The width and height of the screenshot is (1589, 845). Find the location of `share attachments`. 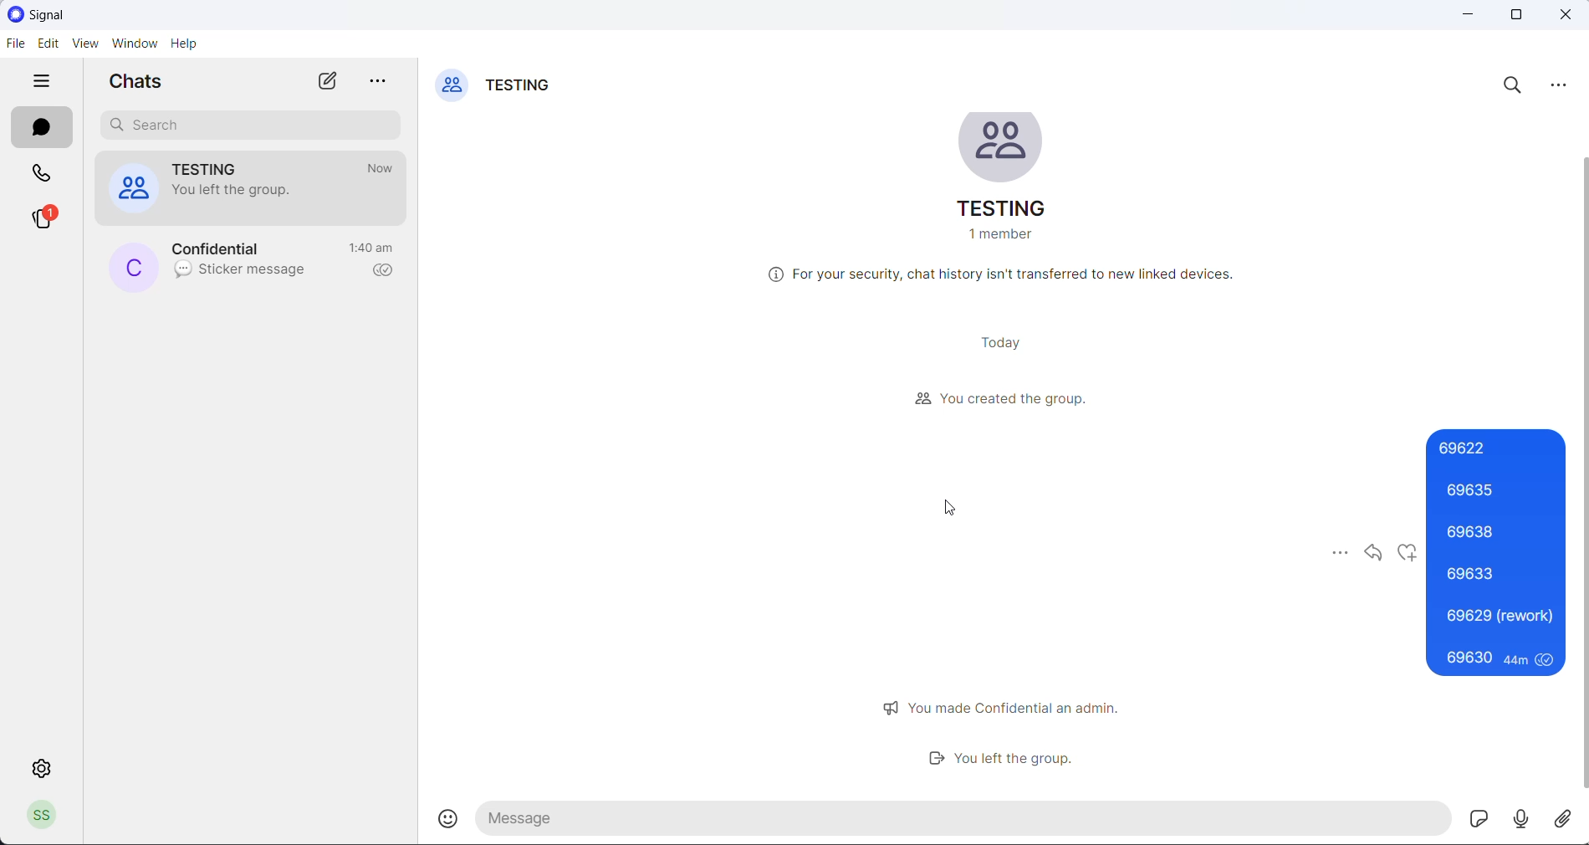

share attachments is located at coordinates (1569, 817).